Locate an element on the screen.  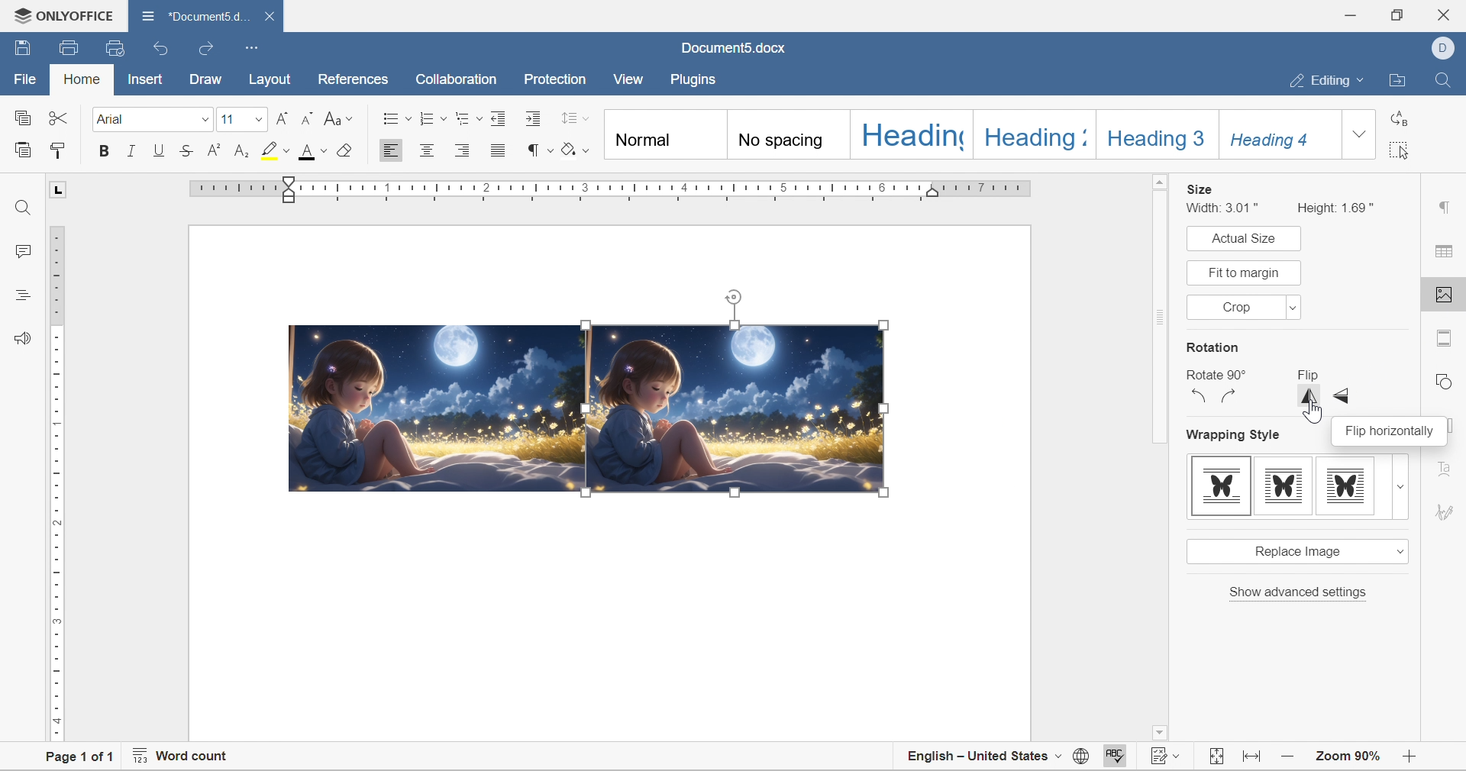
rotate anticlockwise is located at coordinates (1200, 396).